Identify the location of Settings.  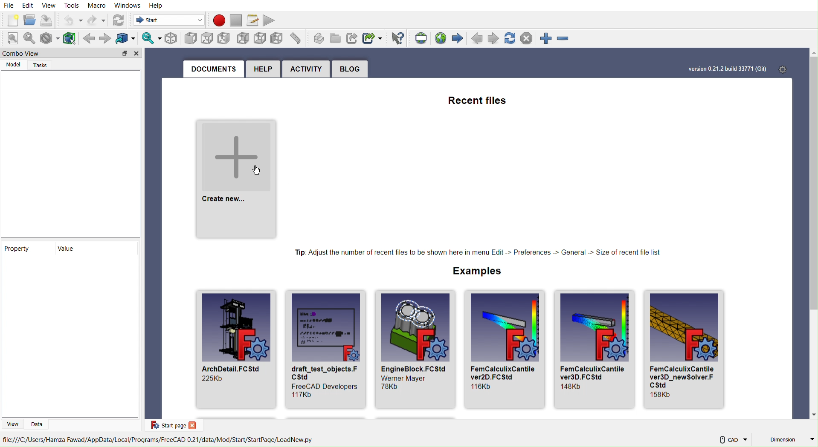
(789, 69).